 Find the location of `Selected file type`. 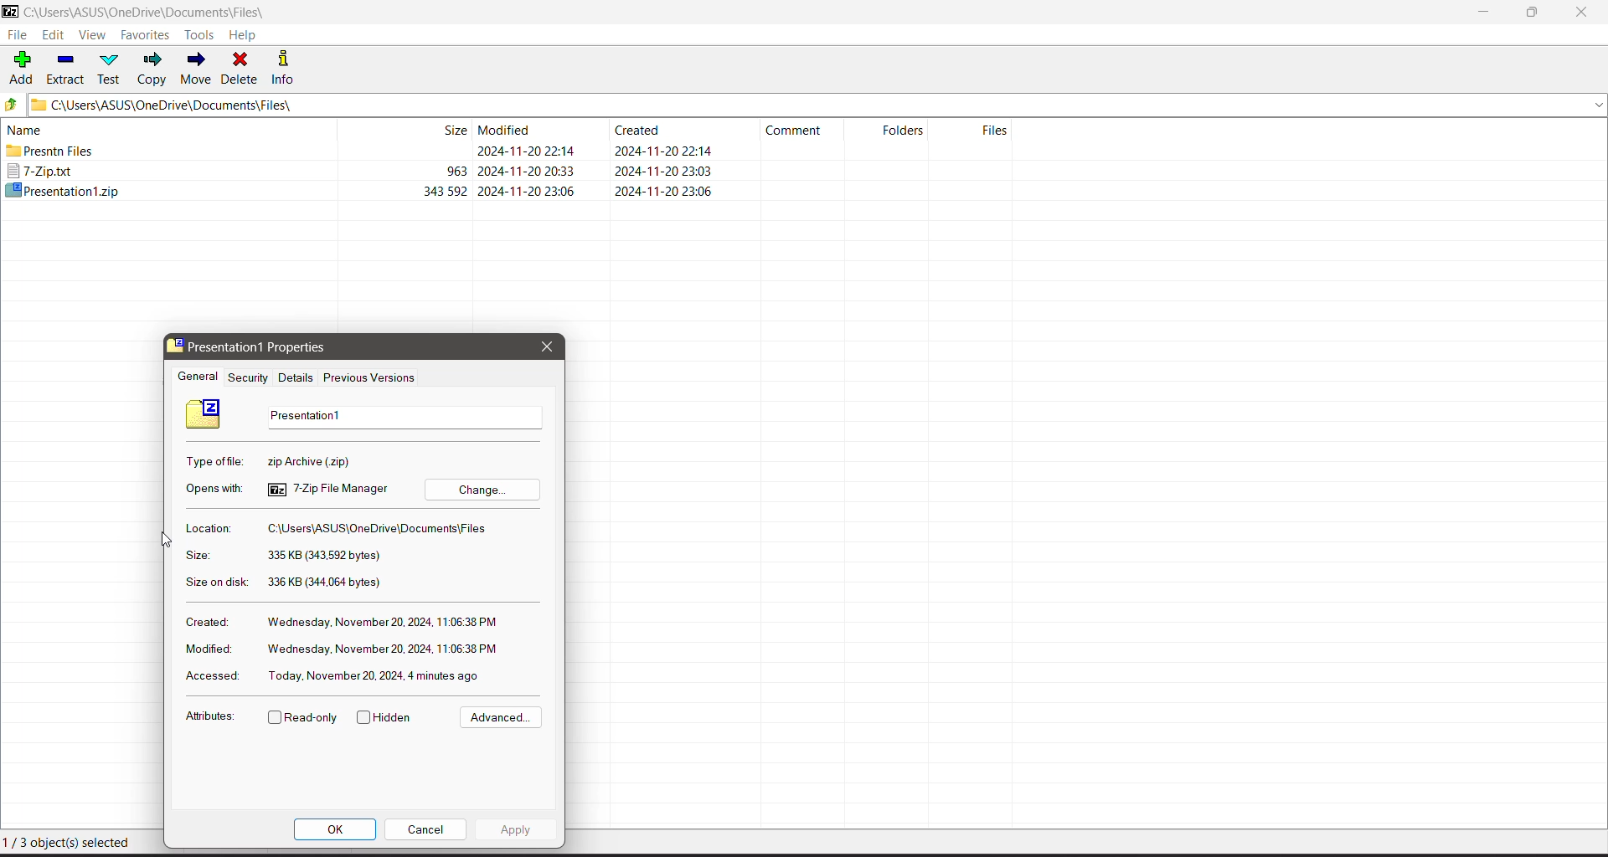

Selected file type is located at coordinates (364, 463).